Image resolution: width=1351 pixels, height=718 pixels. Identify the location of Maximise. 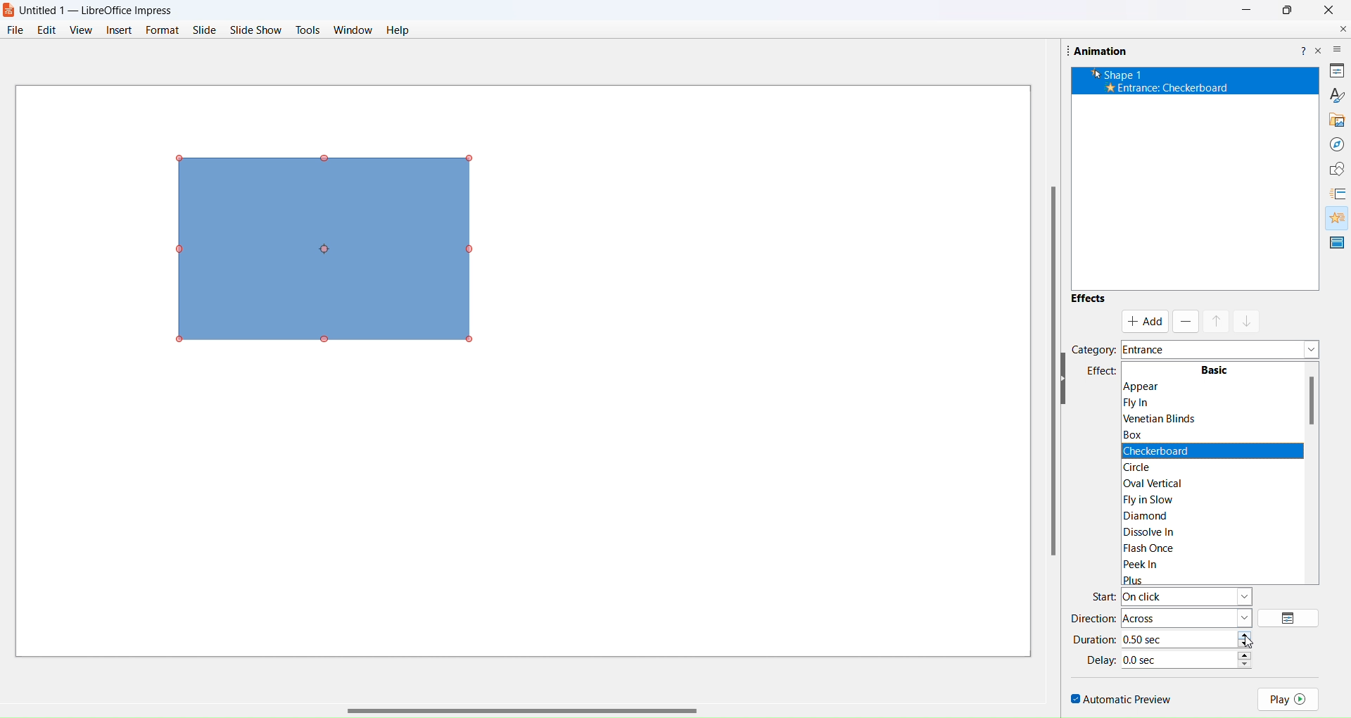
(1285, 12).